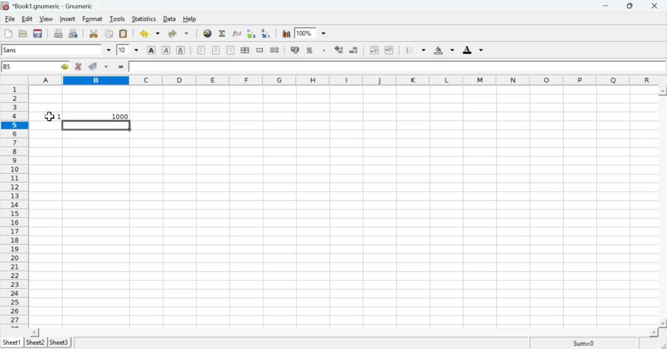 This screenshot has height=349, width=667. I want to click on =, so click(120, 68).